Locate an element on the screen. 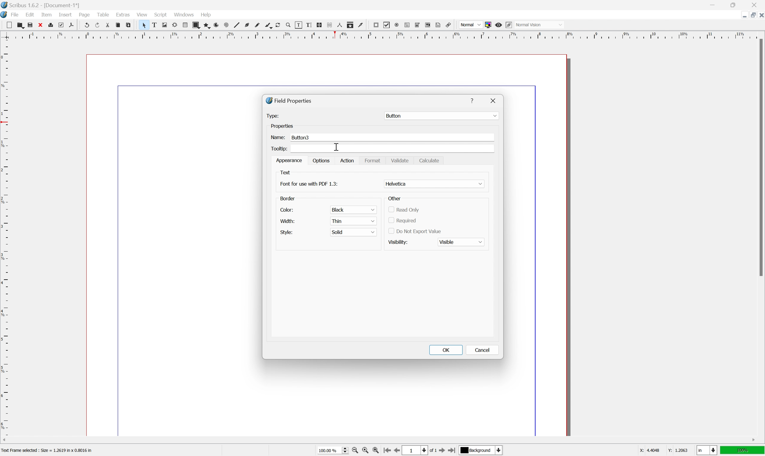 This screenshot has width=765, height=456. appearance is located at coordinates (290, 160).